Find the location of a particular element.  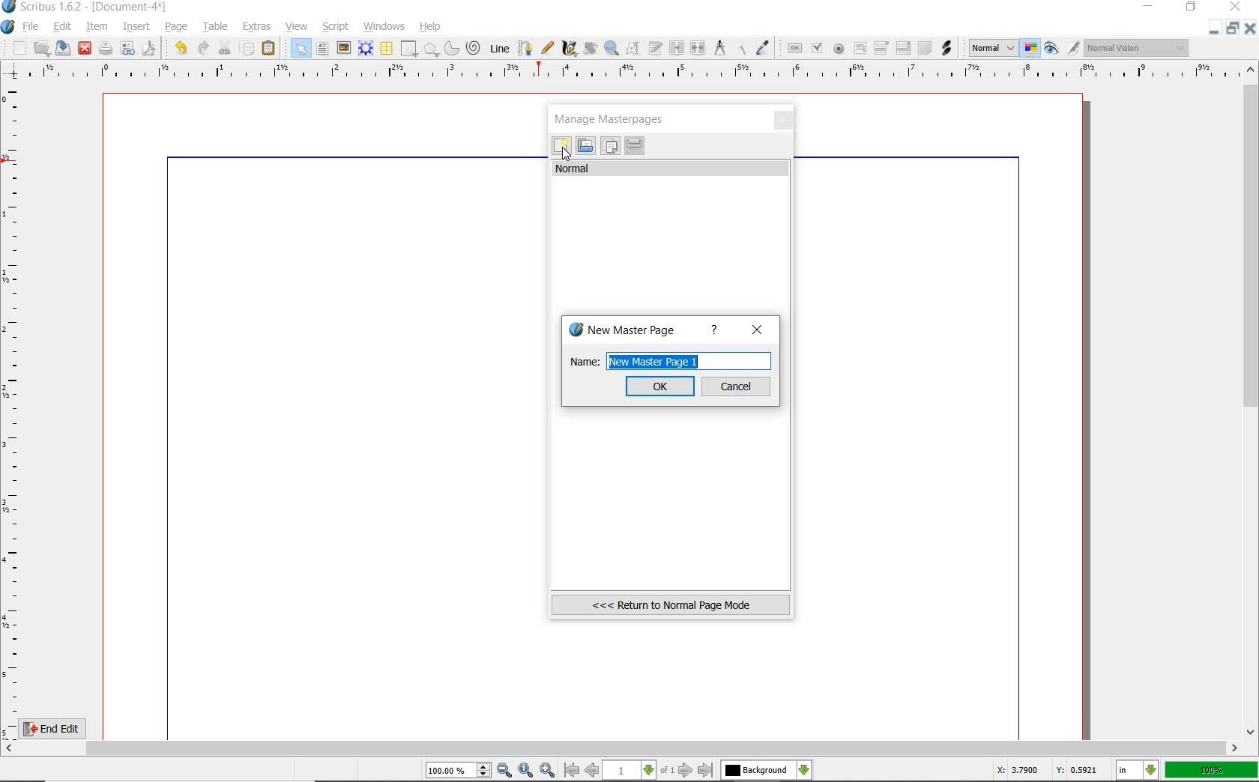

edit text with story editor is located at coordinates (656, 49).